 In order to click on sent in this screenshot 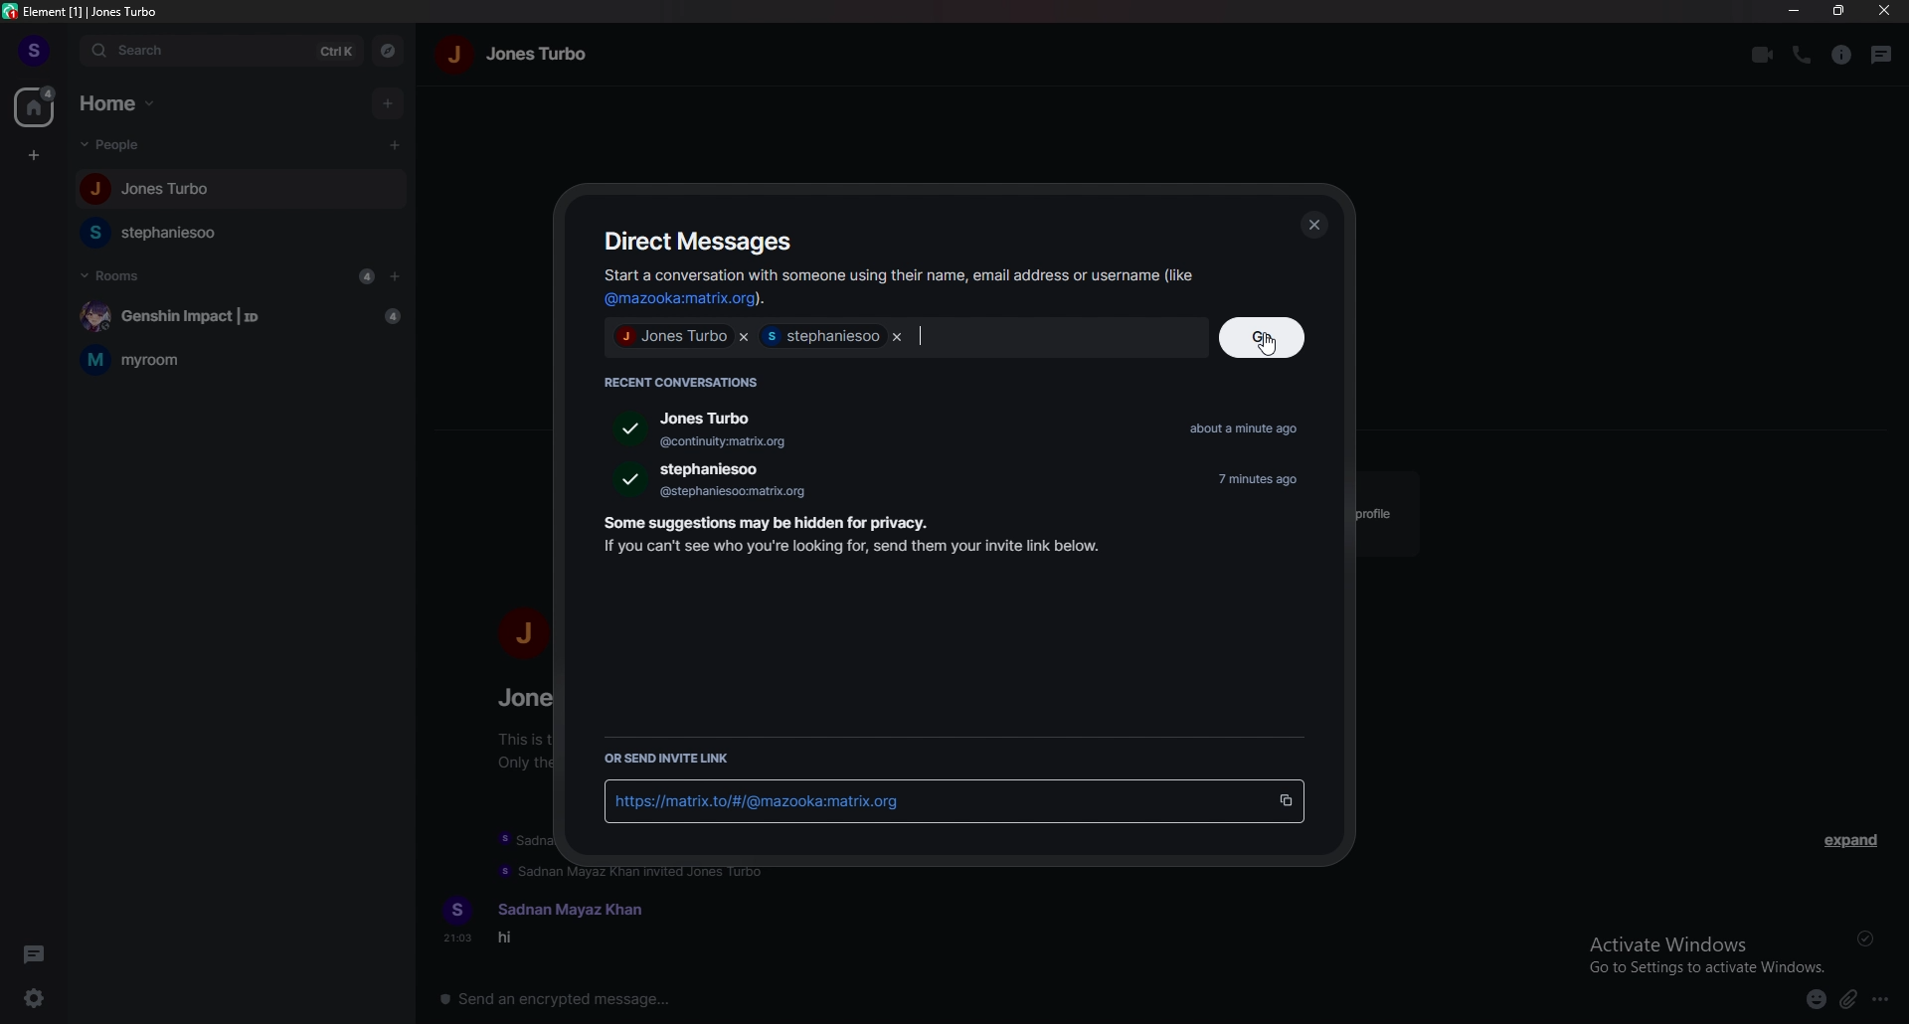, I will do `click(1863, 939)`.